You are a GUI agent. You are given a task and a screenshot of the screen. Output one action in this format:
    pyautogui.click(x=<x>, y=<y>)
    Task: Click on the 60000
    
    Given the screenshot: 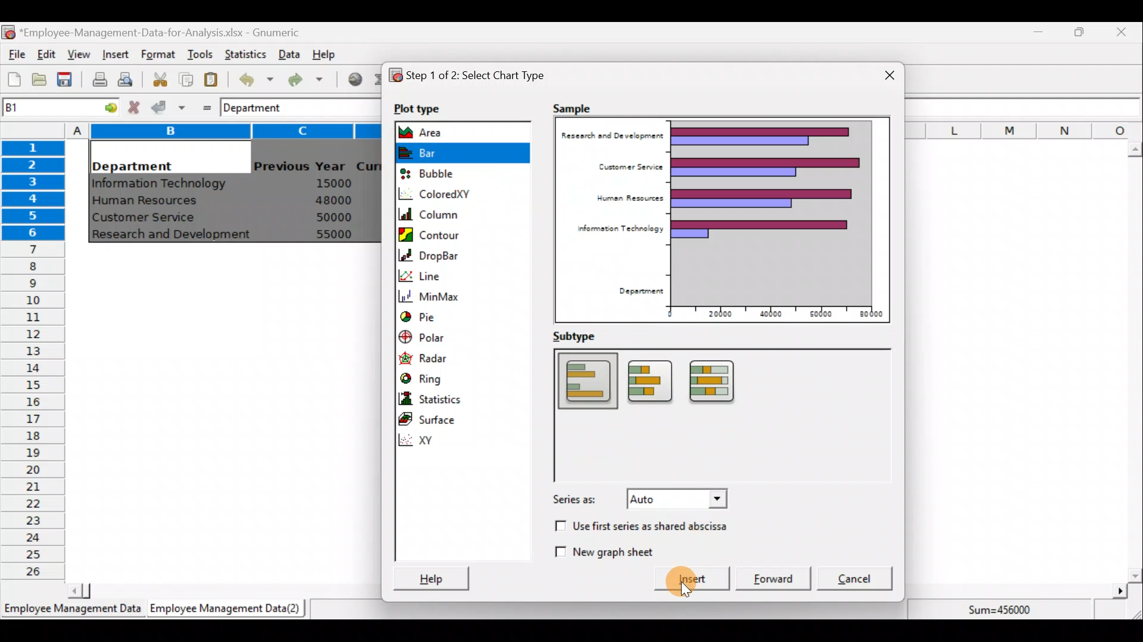 What is the action you would take?
    pyautogui.click(x=817, y=313)
    